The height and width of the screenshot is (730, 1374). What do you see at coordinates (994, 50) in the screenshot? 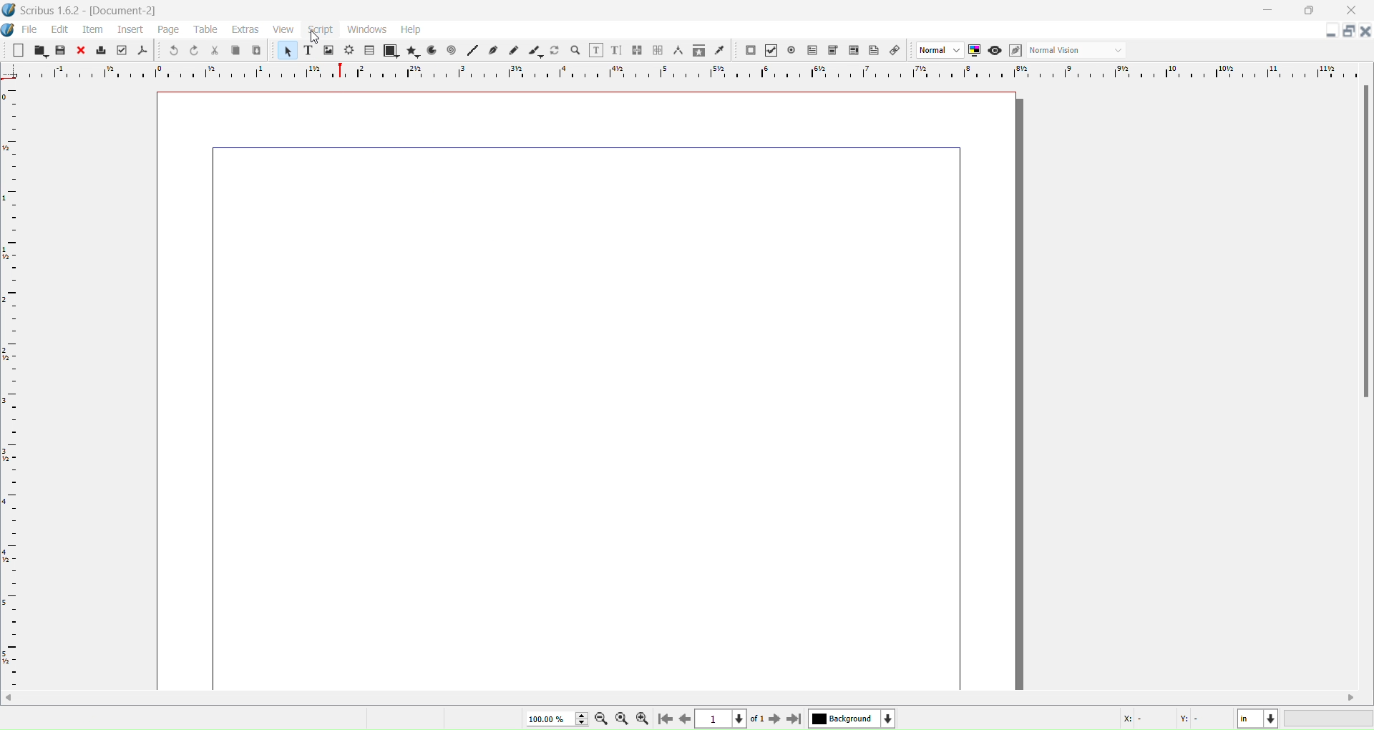
I see `Preview mode` at bounding box center [994, 50].